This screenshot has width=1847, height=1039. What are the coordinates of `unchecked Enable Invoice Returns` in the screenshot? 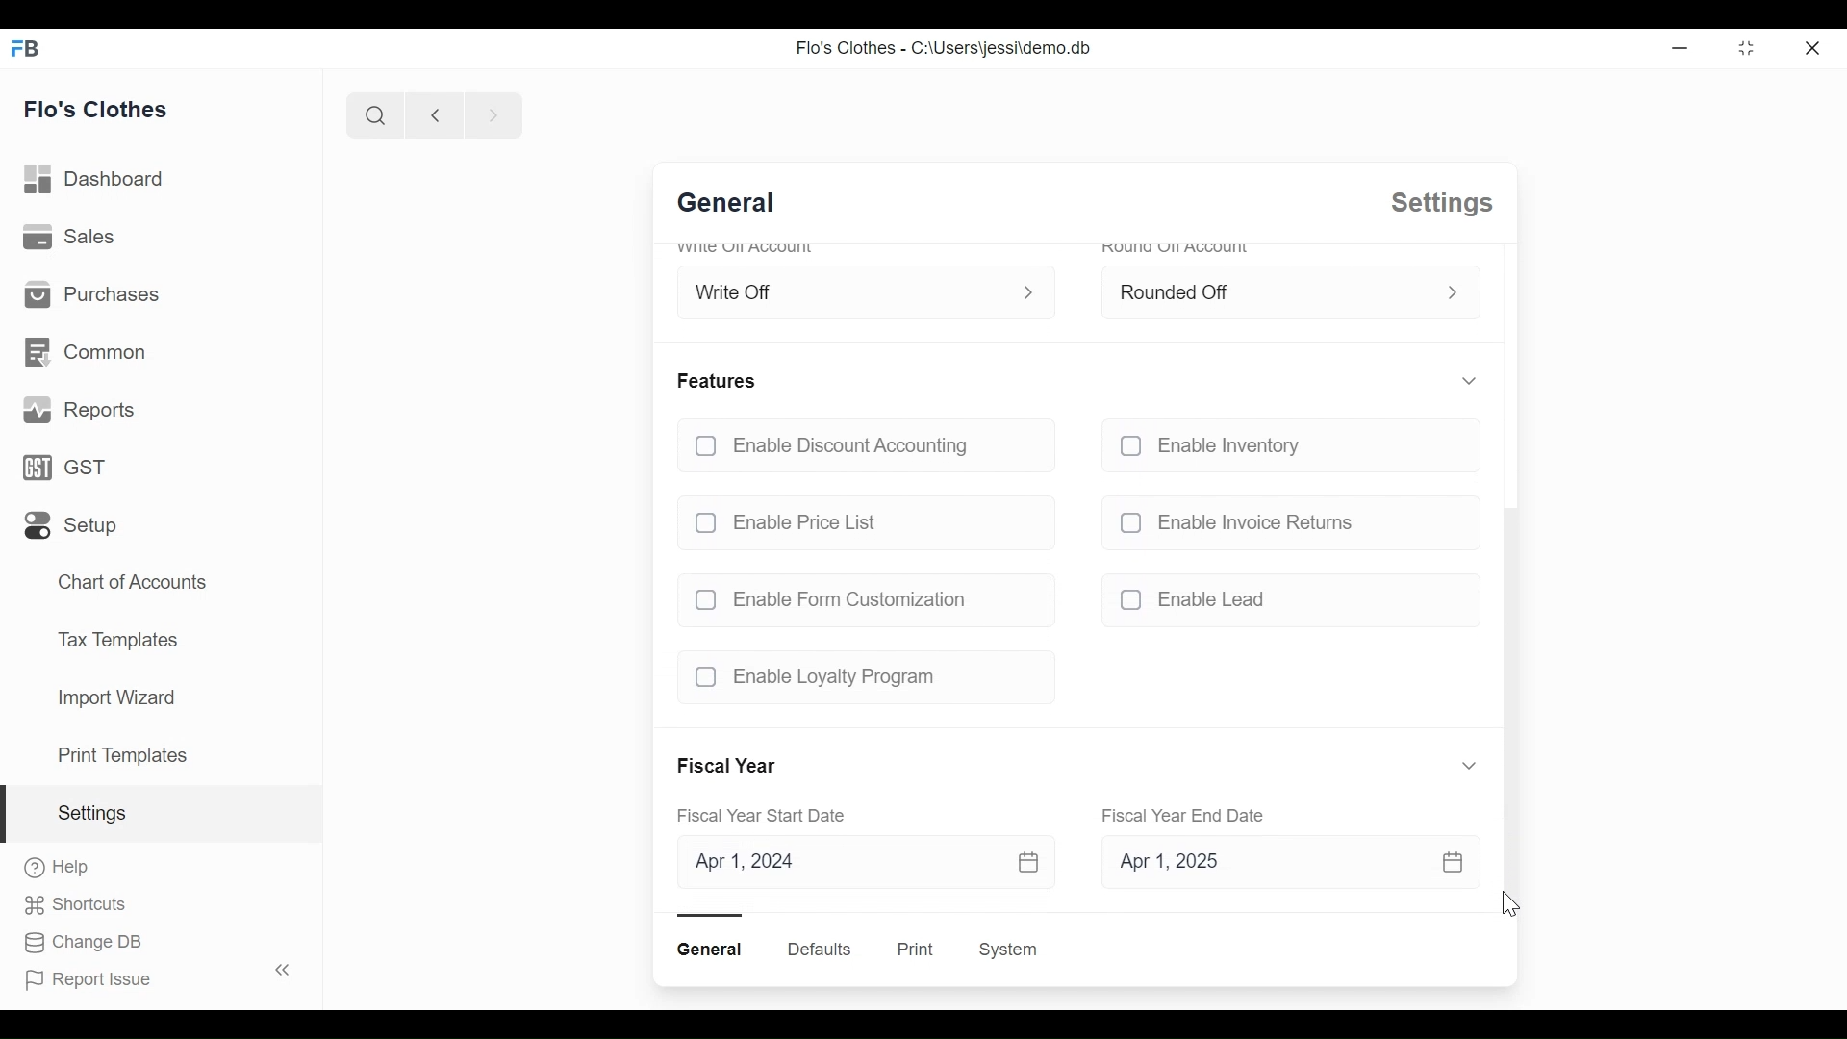 It's located at (1284, 521).